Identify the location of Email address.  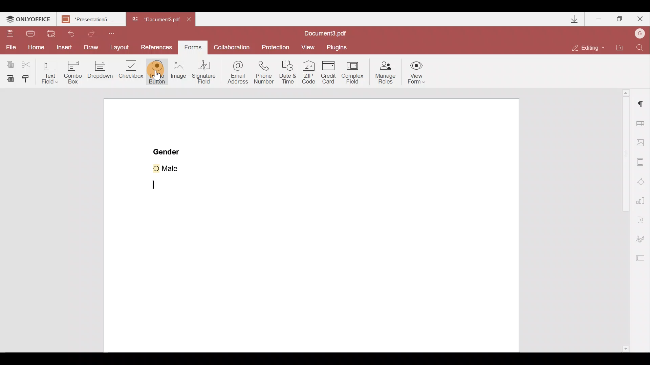
(237, 73).